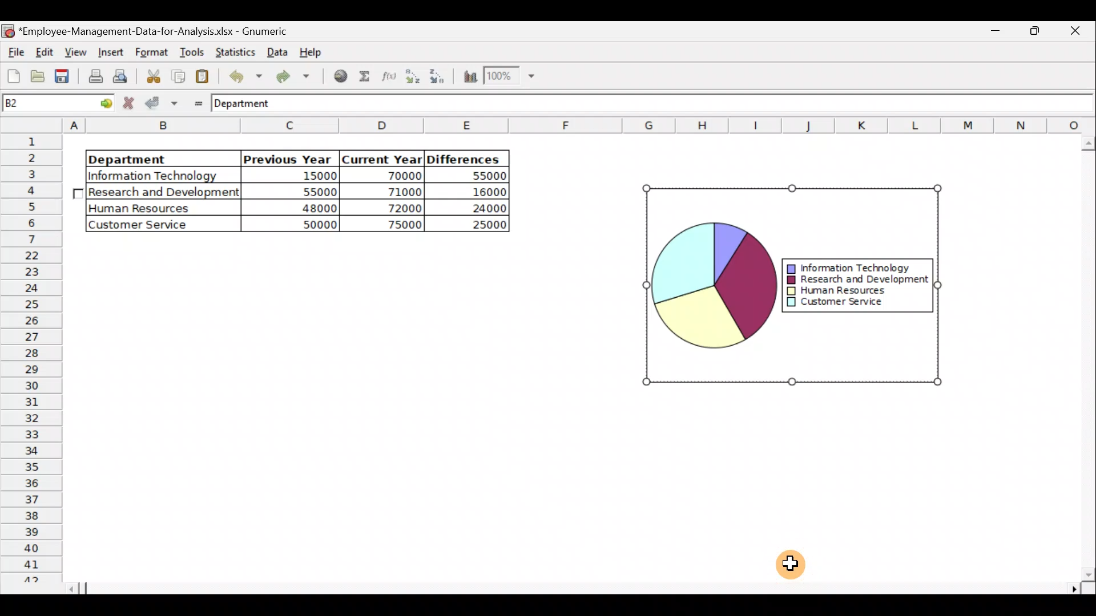 The height and width of the screenshot is (616, 1096). What do you see at coordinates (162, 103) in the screenshot?
I see `Accept change` at bounding box center [162, 103].